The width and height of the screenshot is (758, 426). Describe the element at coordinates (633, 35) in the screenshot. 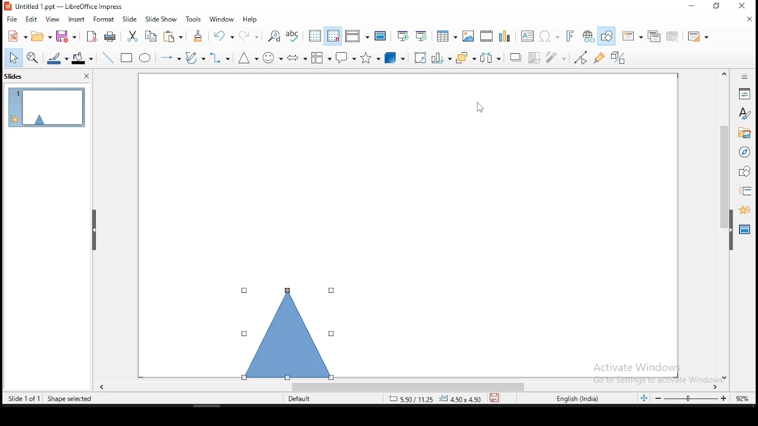

I see `new slide` at that location.